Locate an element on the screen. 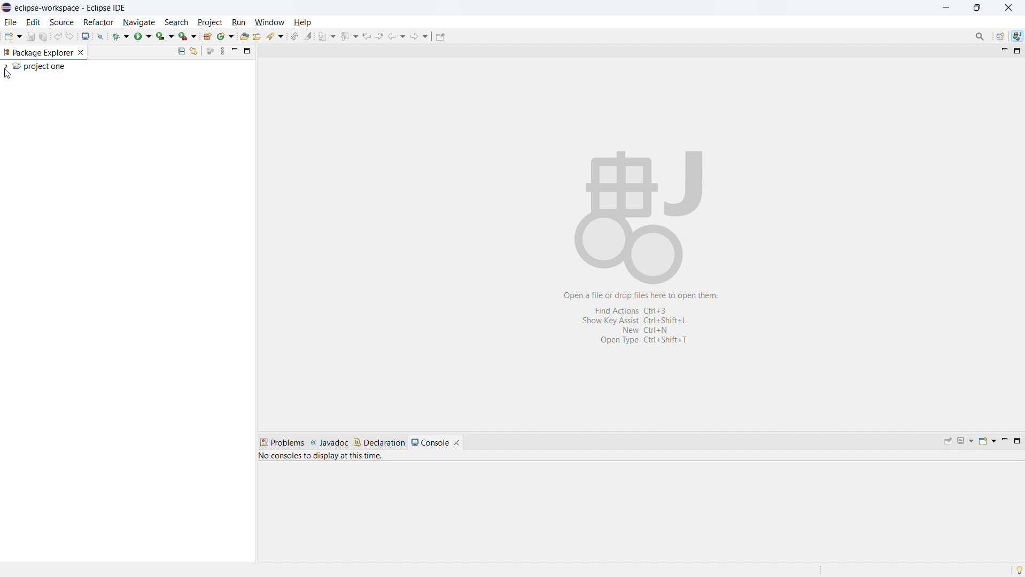  problems is located at coordinates (284, 441).